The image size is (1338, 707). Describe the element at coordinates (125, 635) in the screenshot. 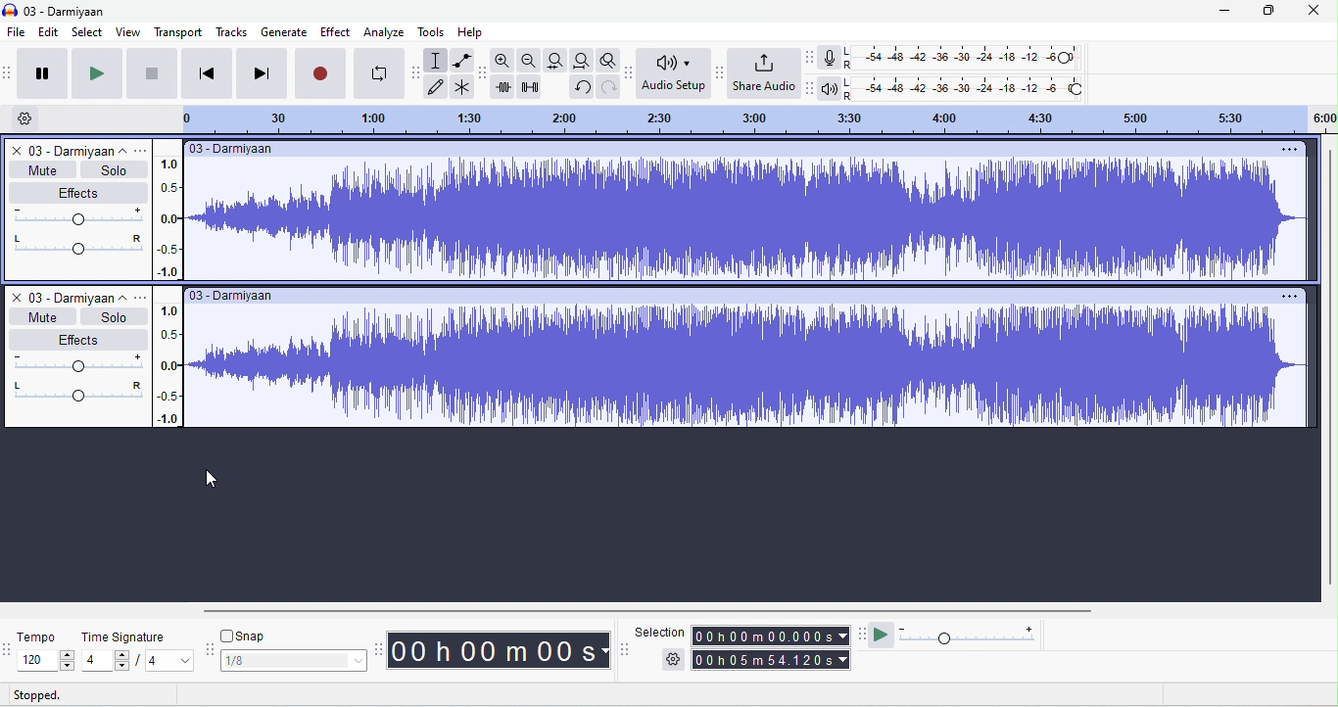

I see `time signature` at that location.